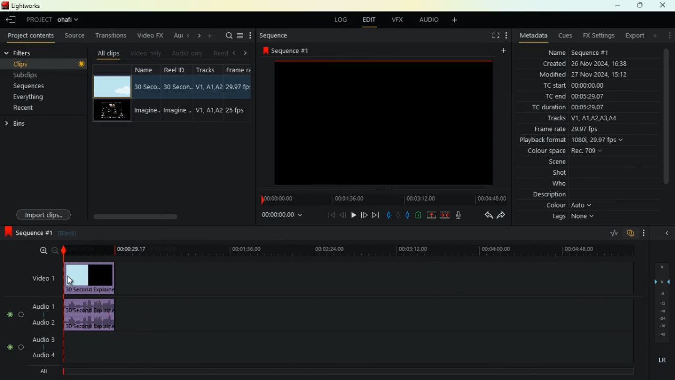 This screenshot has height=380, width=675. I want to click on everything, so click(30, 97).